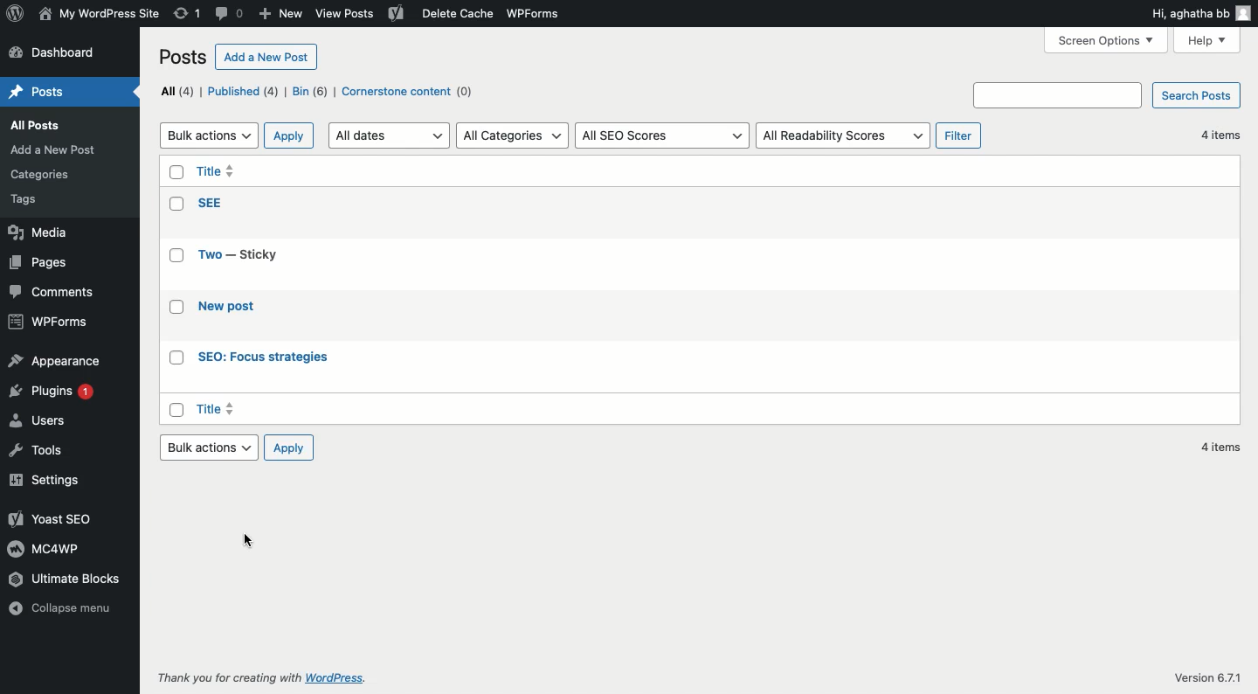 Image resolution: width=1258 pixels, height=694 pixels. Describe the element at coordinates (410, 92) in the screenshot. I see `Cornerstone content` at that location.